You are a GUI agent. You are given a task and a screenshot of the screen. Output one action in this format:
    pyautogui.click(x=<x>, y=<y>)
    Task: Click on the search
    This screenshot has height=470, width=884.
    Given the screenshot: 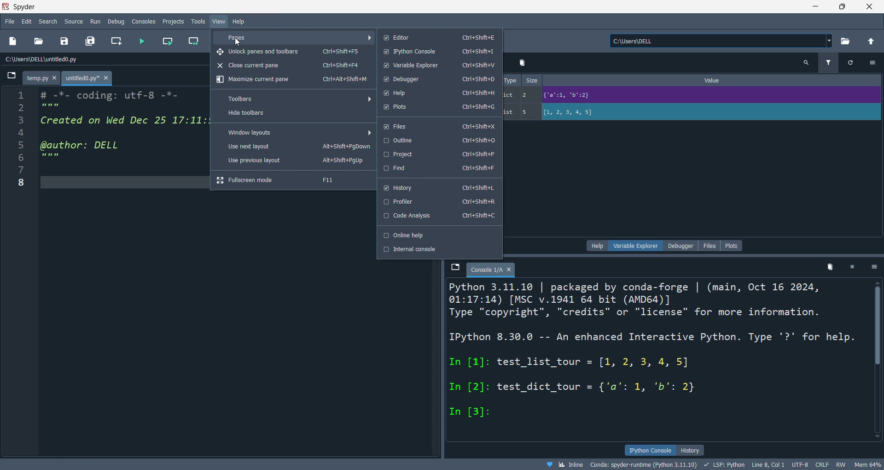 What is the action you would take?
    pyautogui.click(x=49, y=21)
    